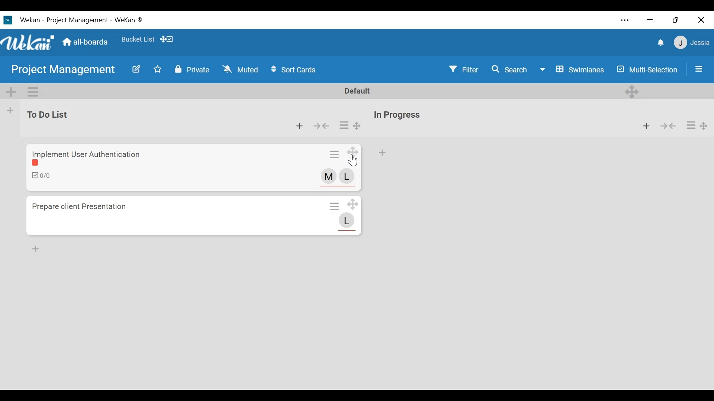 The image size is (714, 401). I want to click on Collapse, so click(322, 126).